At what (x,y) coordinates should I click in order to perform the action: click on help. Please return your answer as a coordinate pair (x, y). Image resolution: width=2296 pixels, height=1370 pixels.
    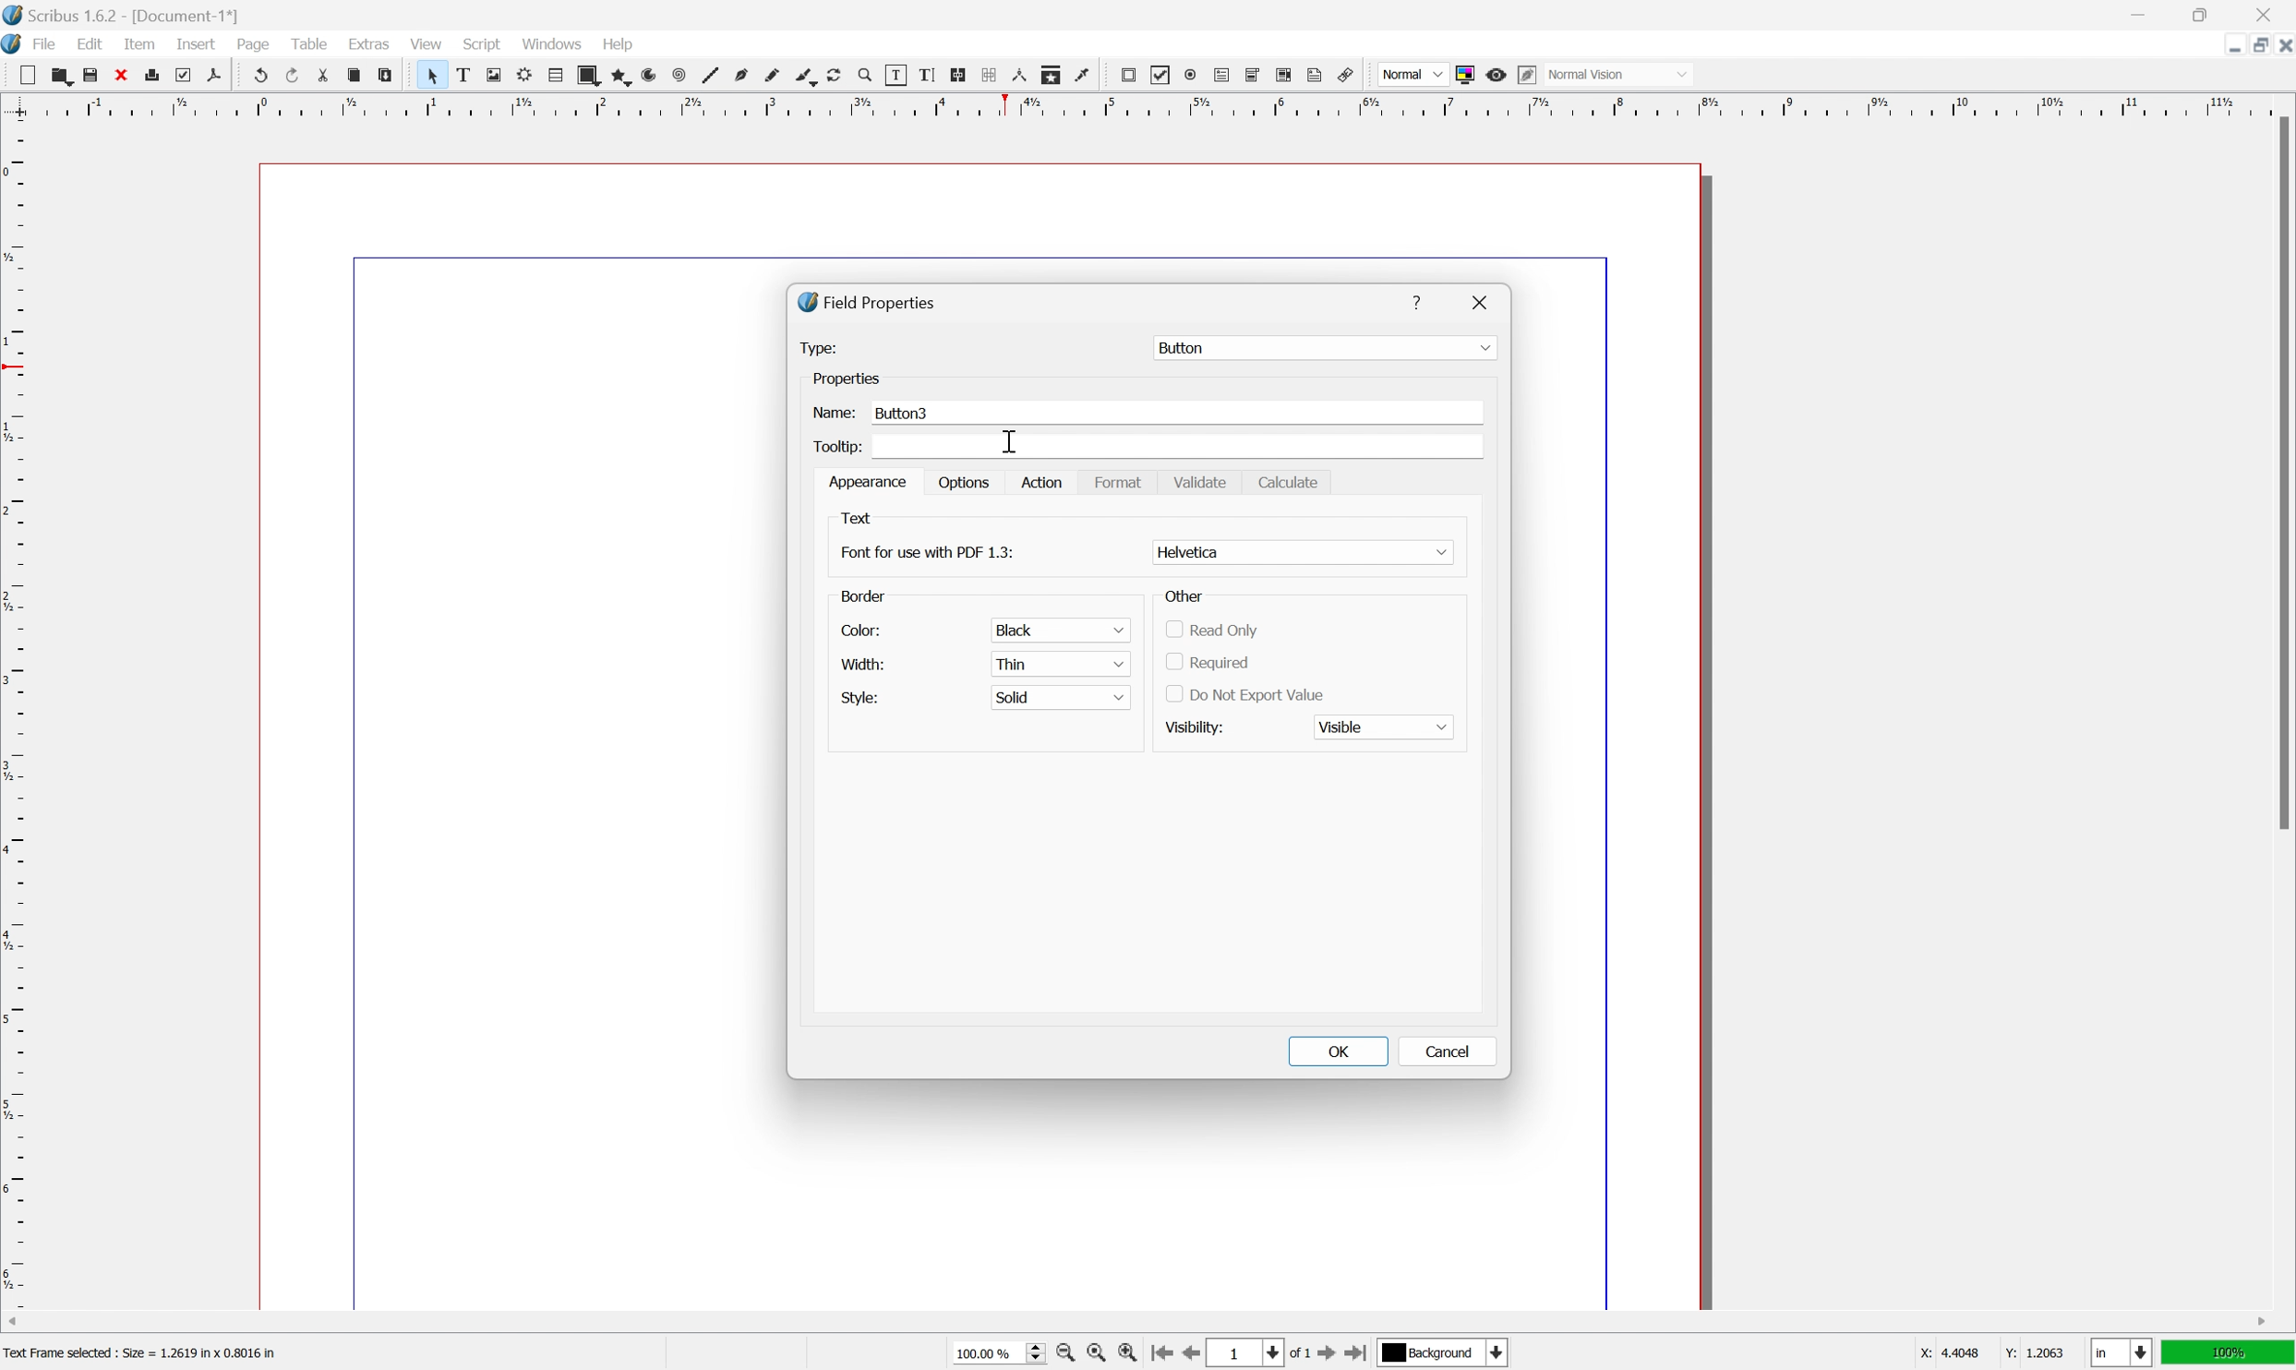
    Looking at the image, I should click on (618, 44).